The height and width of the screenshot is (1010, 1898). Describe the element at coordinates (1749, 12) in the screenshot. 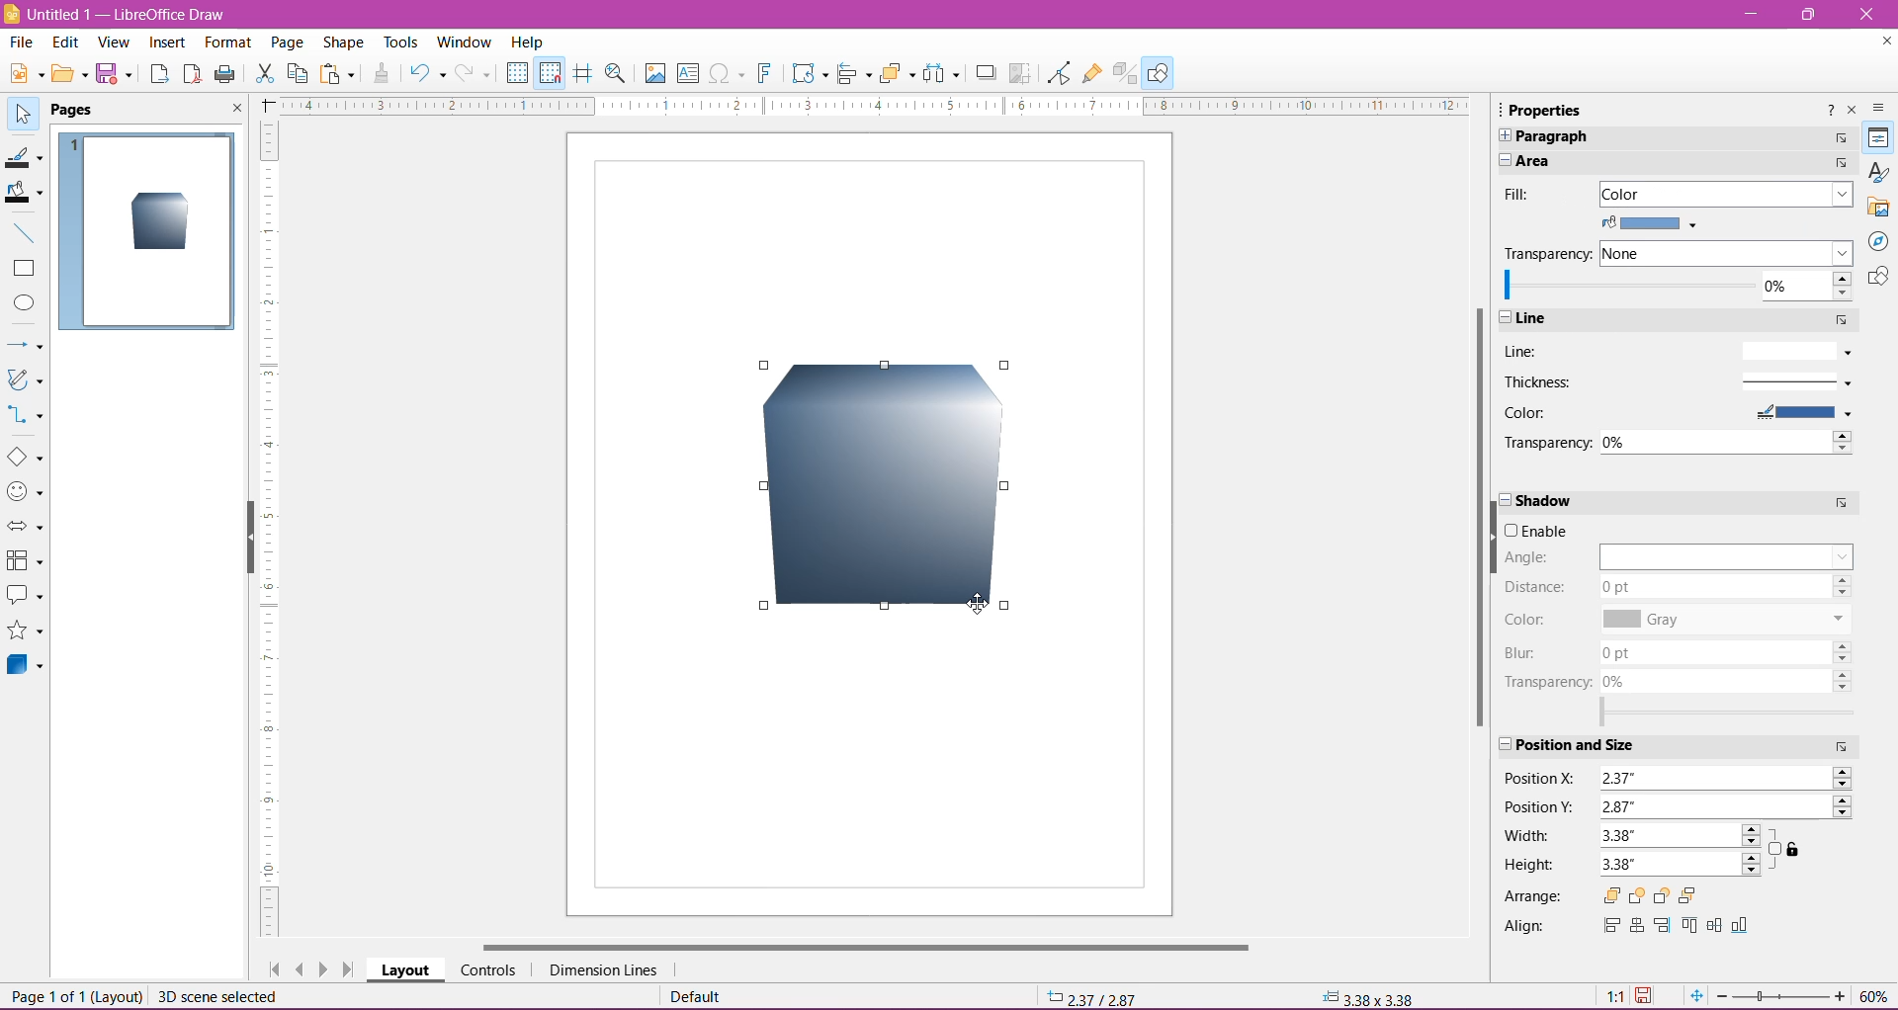

I see `Minimize` at that location.